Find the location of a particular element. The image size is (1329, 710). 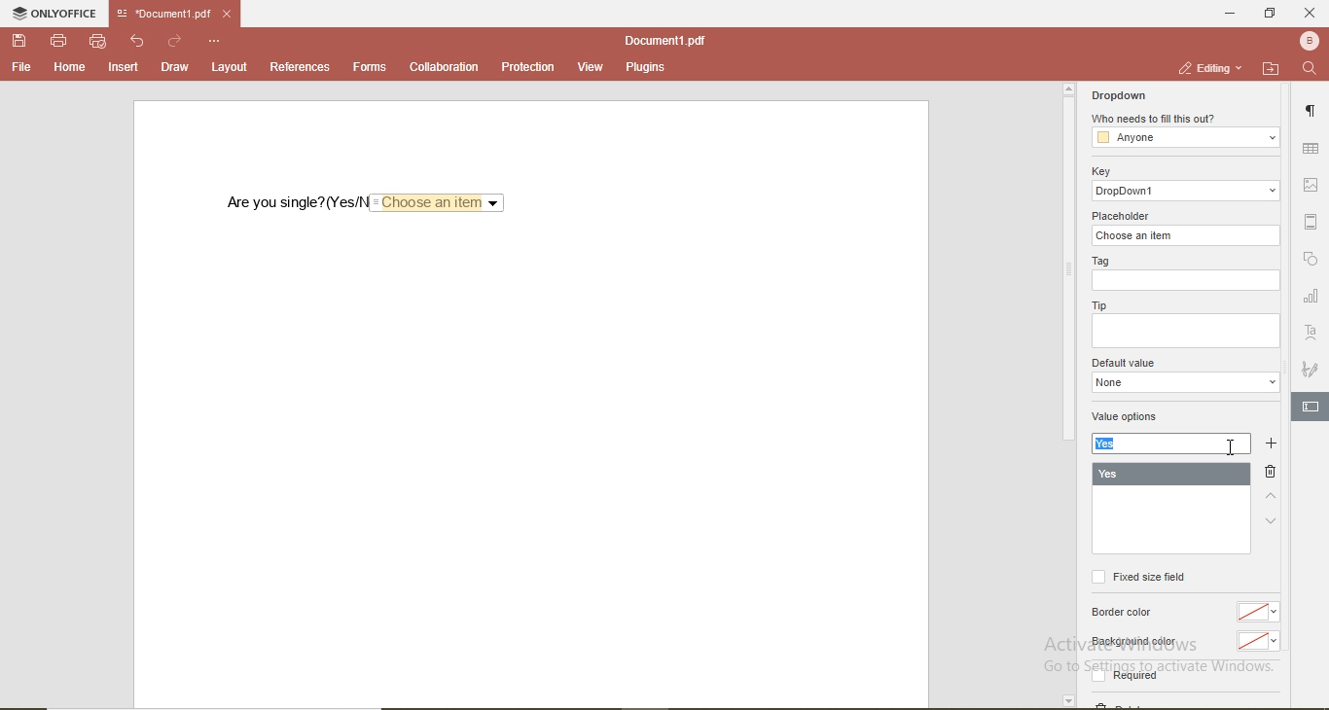

add is located at coordinates (1274, 445).